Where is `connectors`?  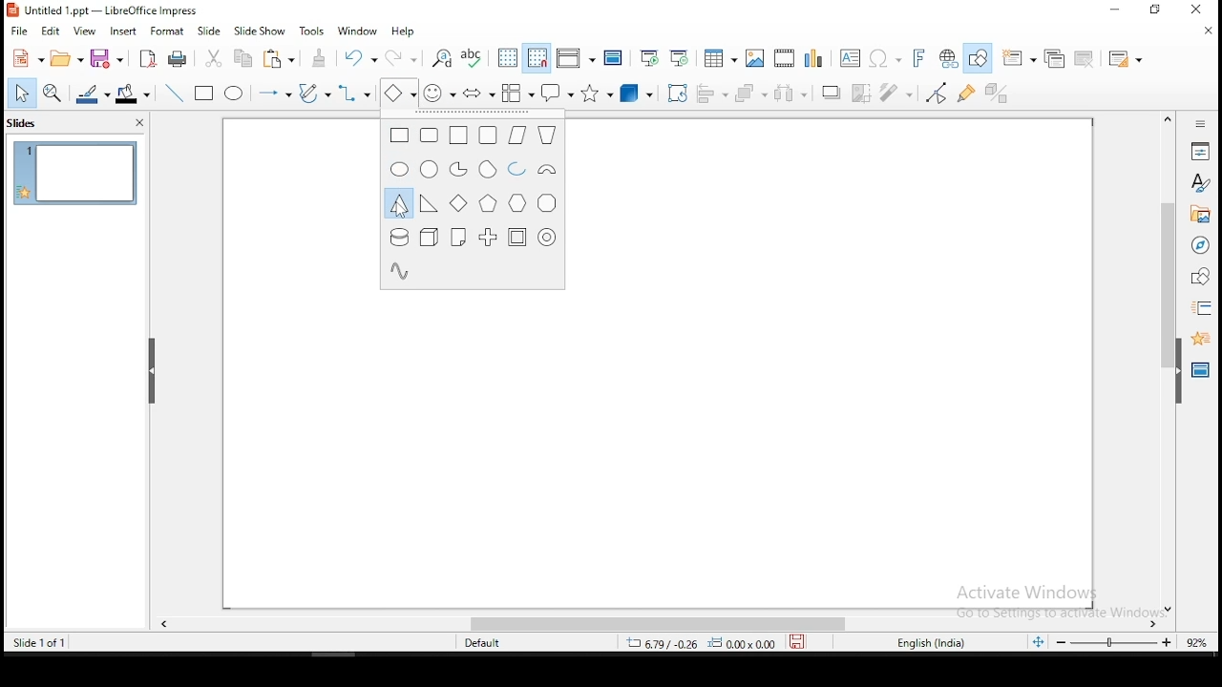
connectors is located at coordinates (354, 94).